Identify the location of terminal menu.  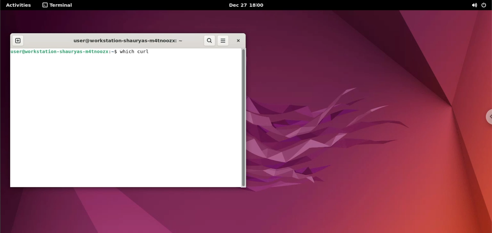
(59, 5).